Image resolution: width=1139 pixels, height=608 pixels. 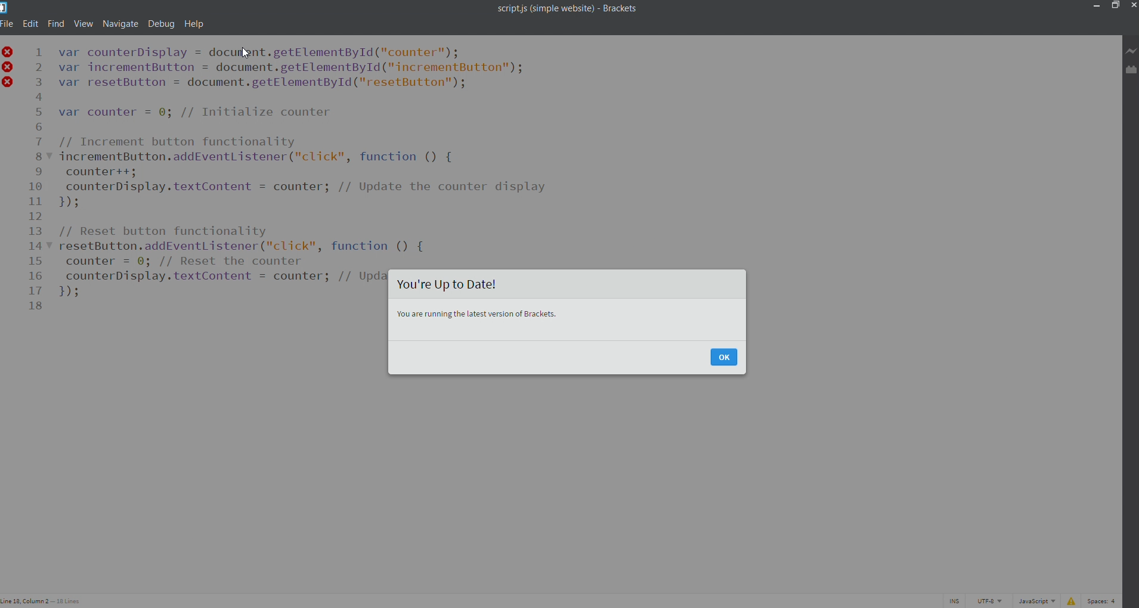 What do you see at coordinates (193, 23) in the screenshot?
I see `help` at bounding box center [193, 23].